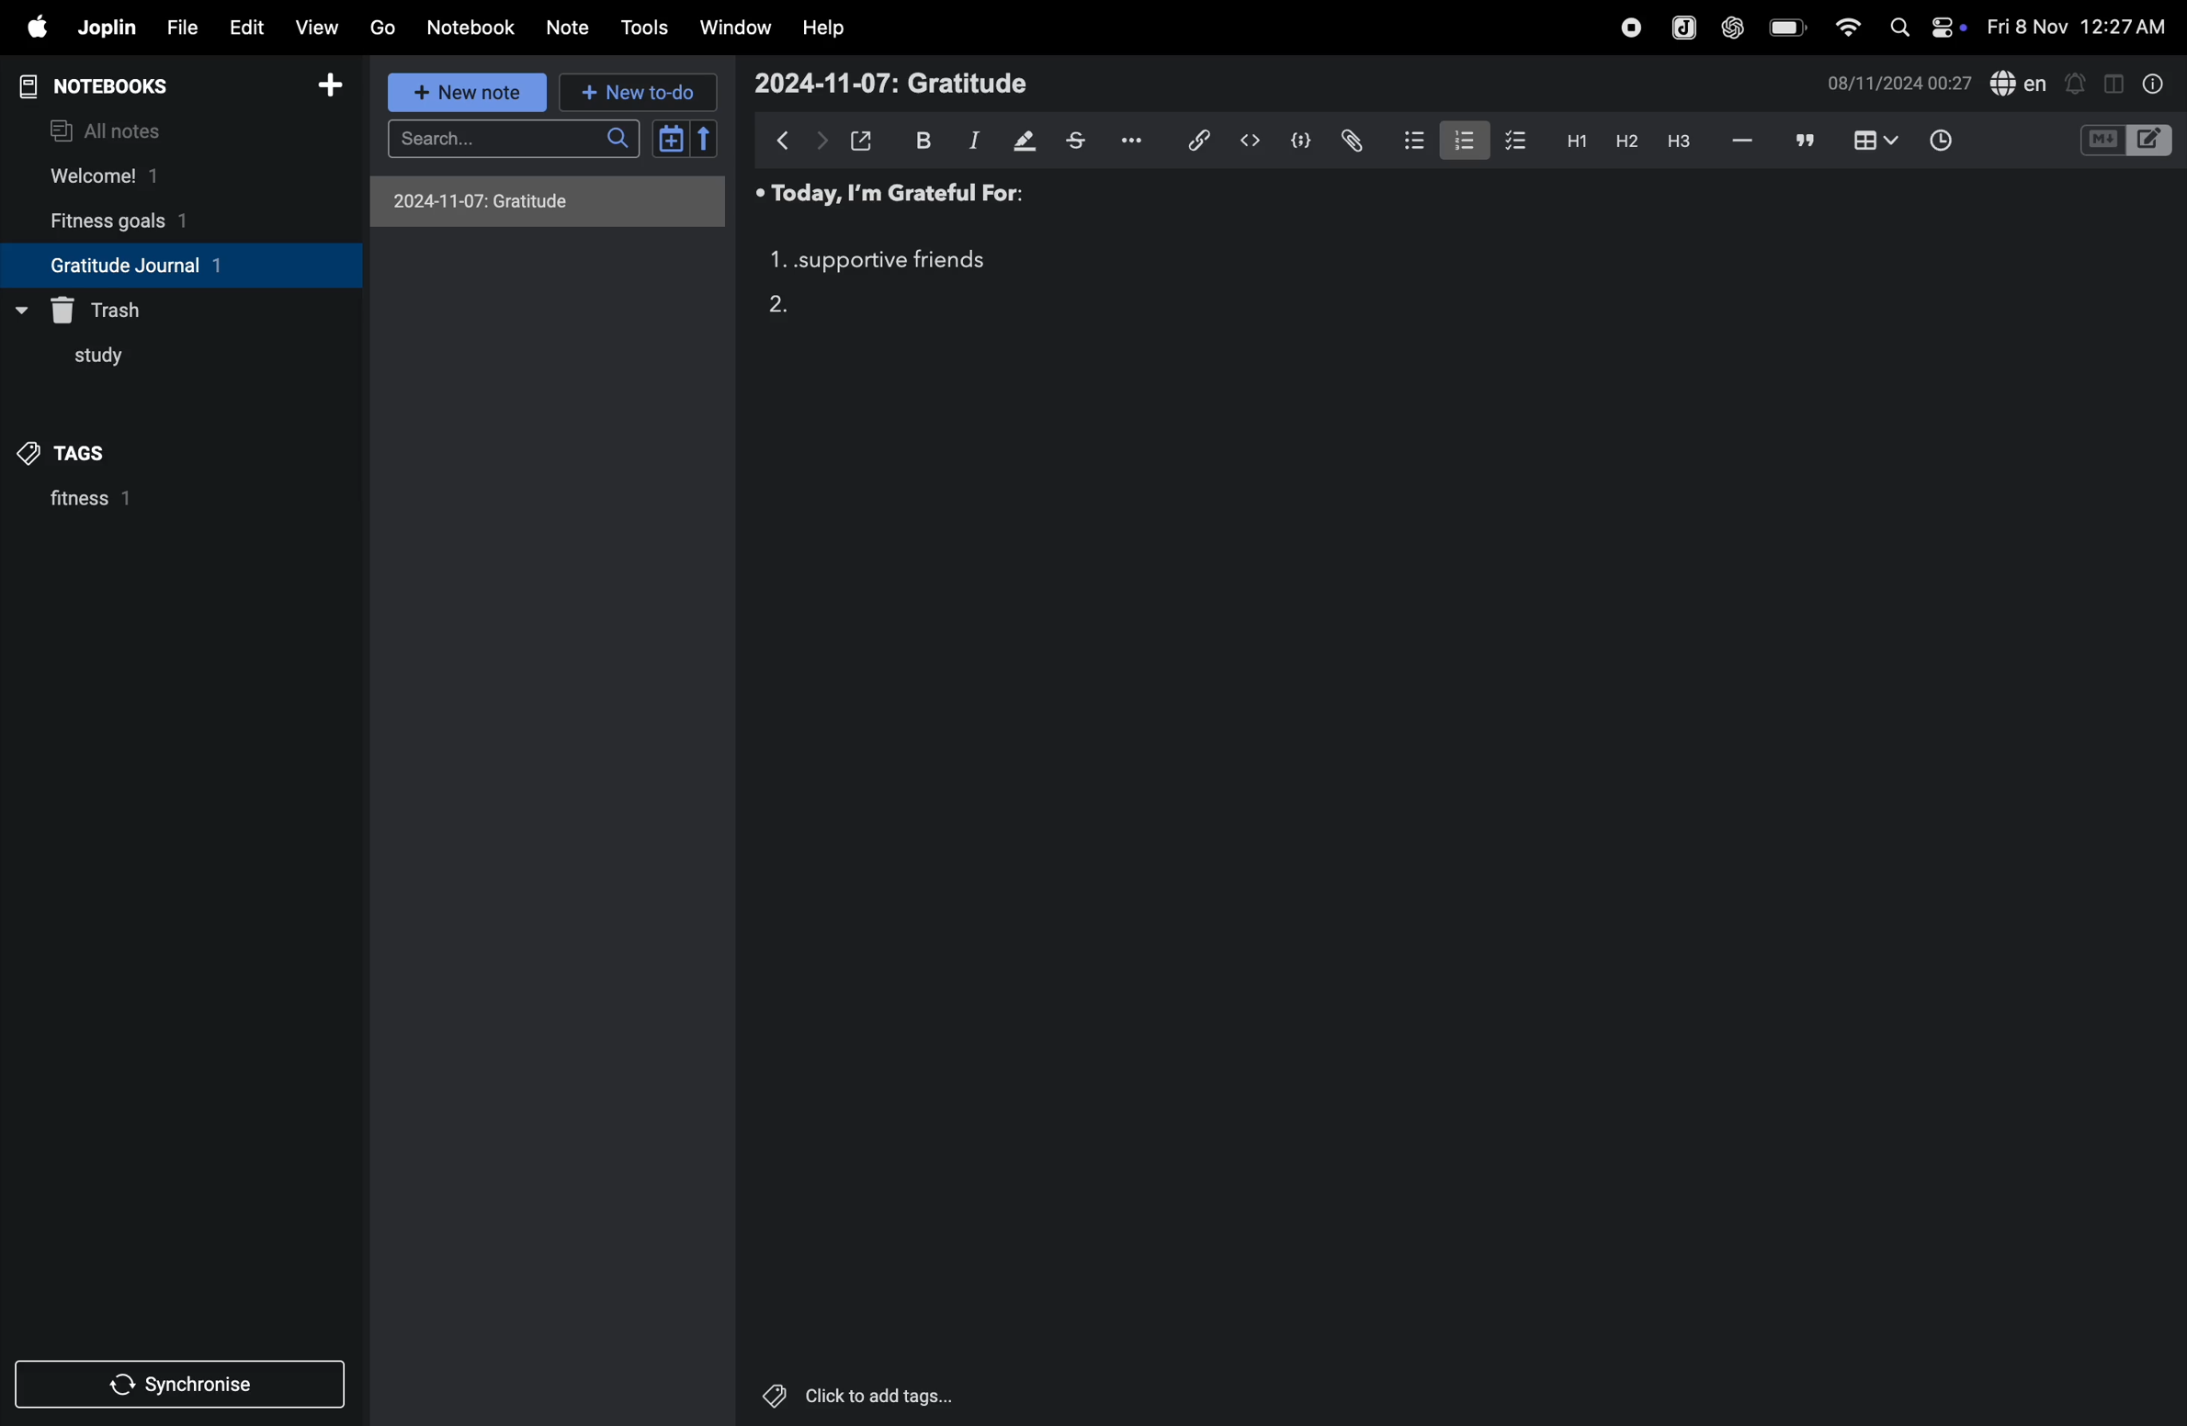  Describe the element at coordinates (2077, 85) in the screenshot. I see `create alert` at that location.